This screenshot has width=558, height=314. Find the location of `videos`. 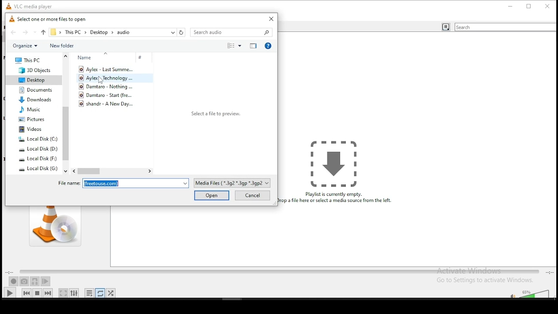

videos is located at coordinates (31, 130).